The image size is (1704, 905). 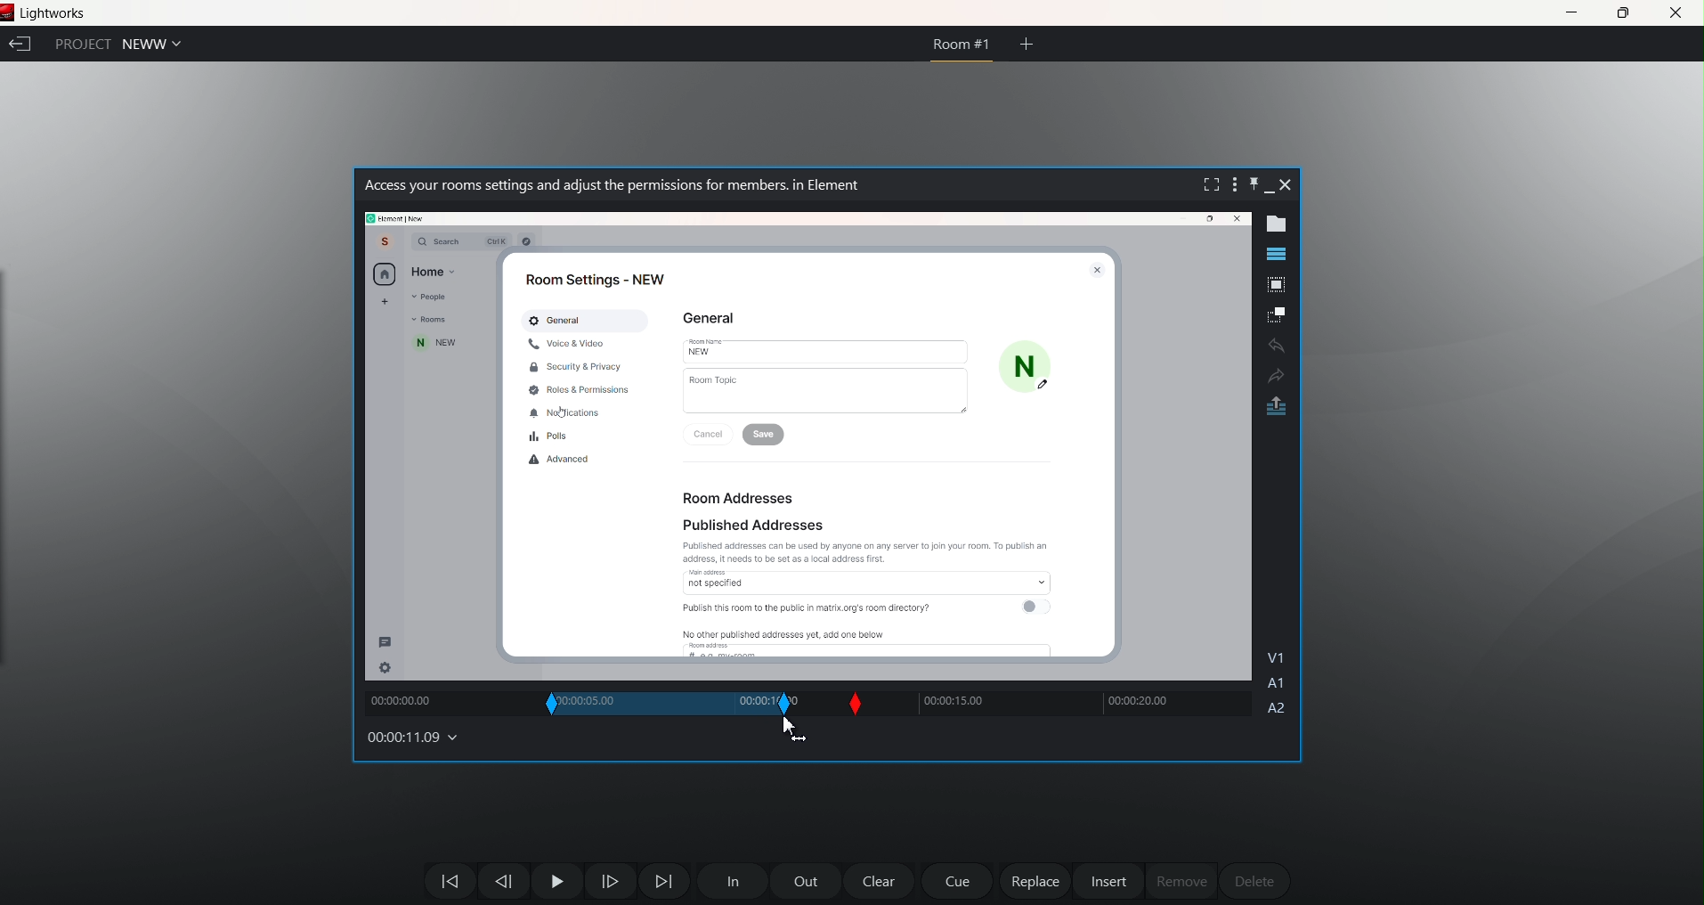 I want to click on message, so click(x=387, y=641).